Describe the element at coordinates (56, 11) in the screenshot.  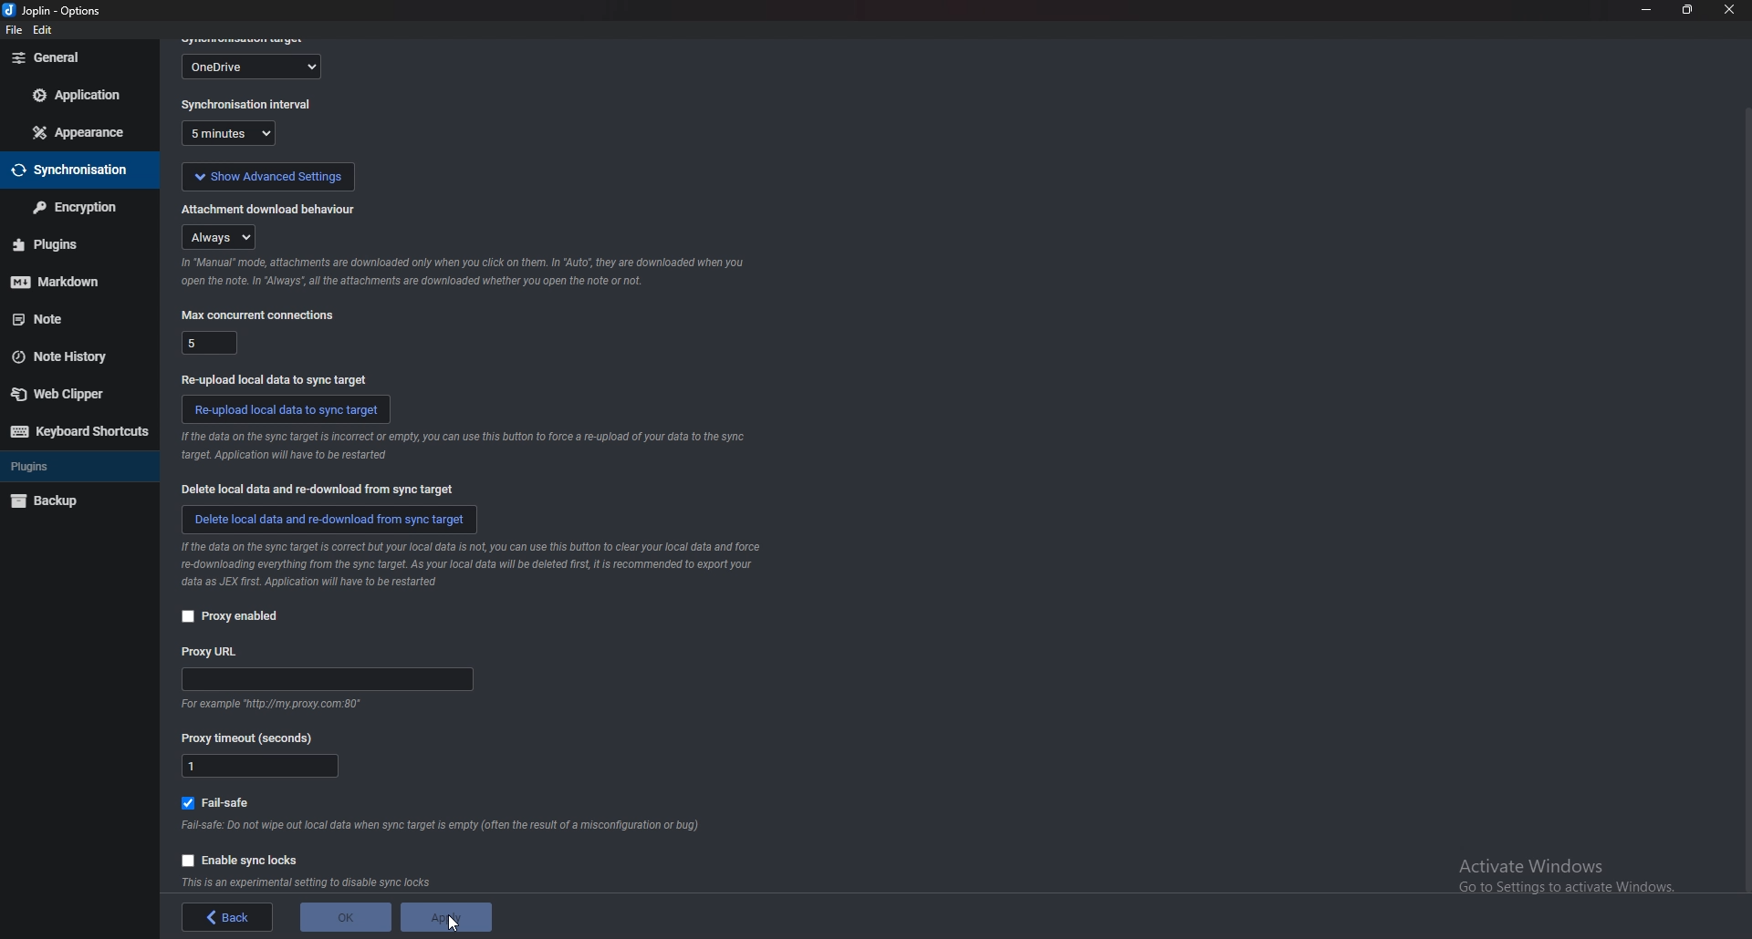
I see `options` at that location.